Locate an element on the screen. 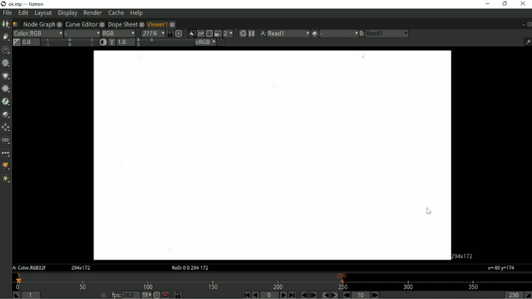 Image resolution: width=532 pixels, height=299 pixels. Viewer color process is located at coordinates (205, 42).